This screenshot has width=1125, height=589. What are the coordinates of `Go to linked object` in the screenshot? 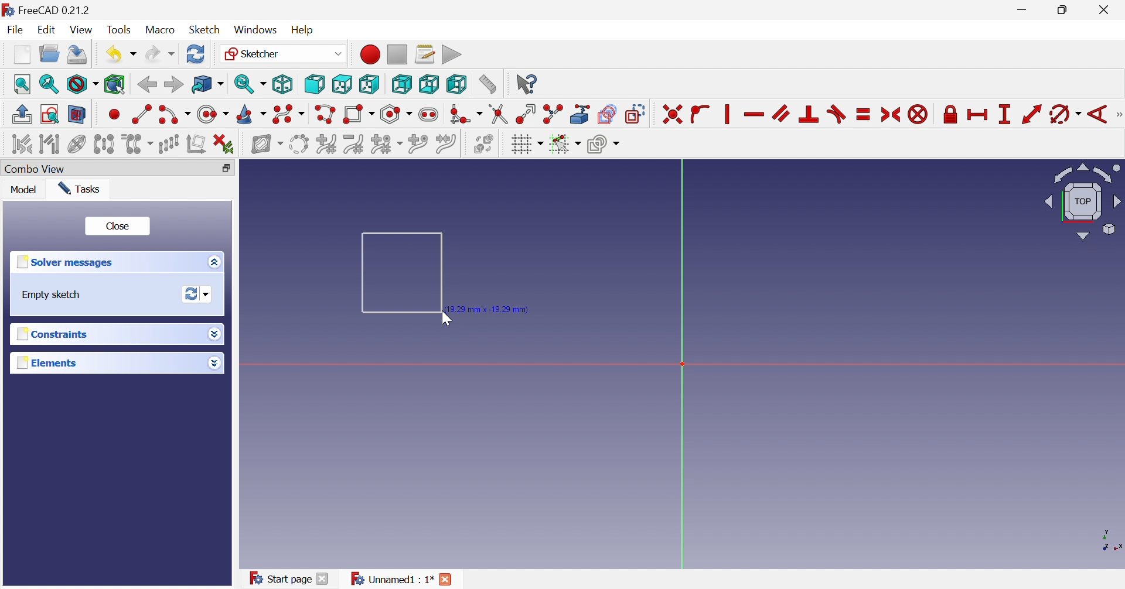 It's located at (207, 85).